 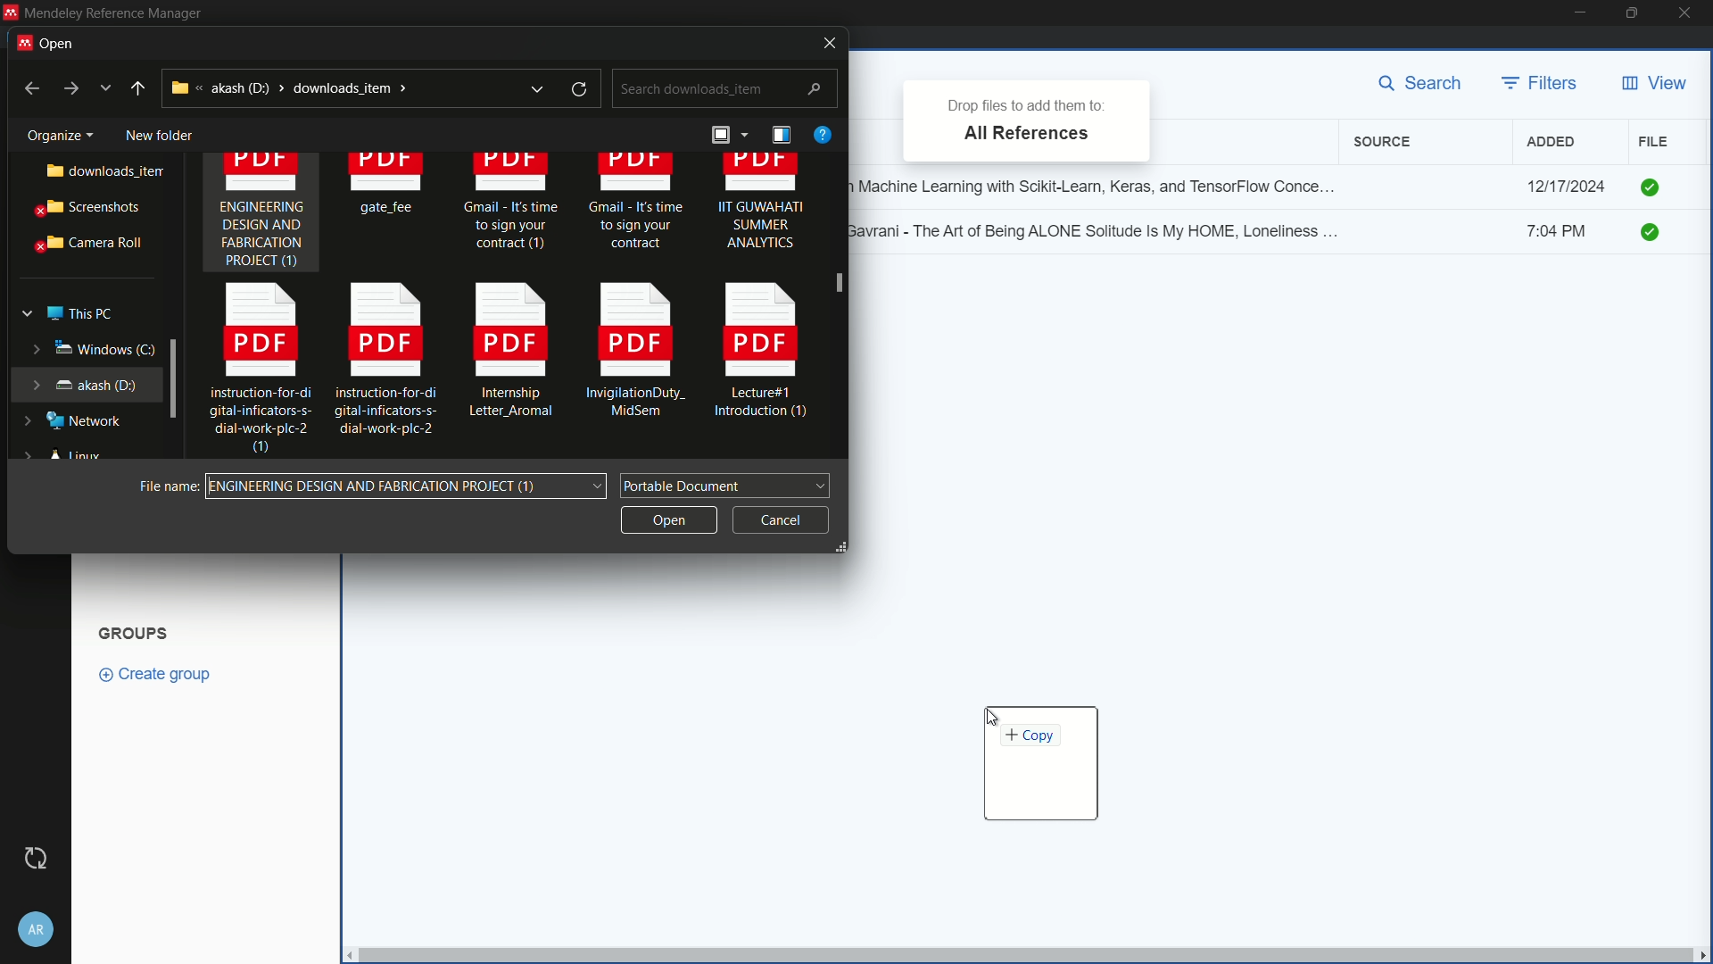 I want to click on ENGINEERING
DESIGN AND

FABRICATION
PROJECT (1), so click(x=261, y=215).